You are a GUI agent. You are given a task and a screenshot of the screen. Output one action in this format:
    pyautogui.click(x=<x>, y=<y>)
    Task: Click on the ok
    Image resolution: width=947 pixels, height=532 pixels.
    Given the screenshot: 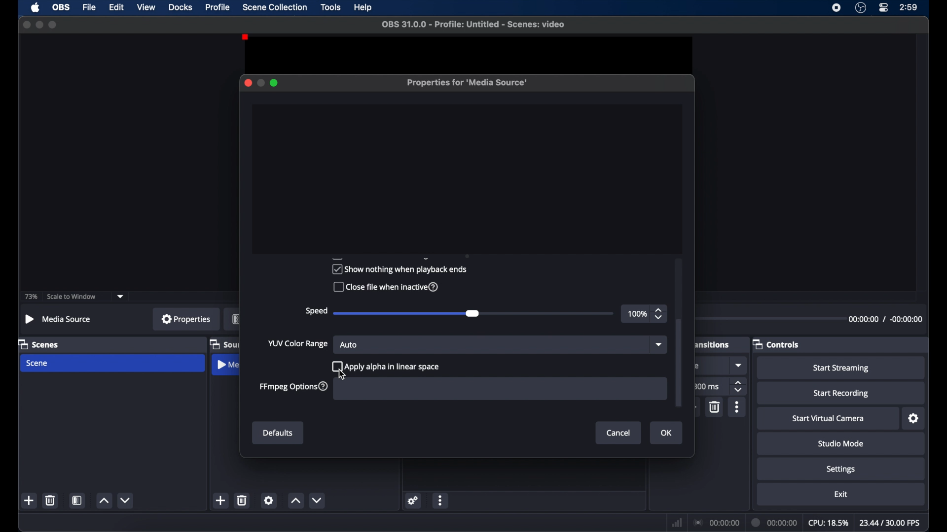 What is the action you would take?
    pyautogui.click(x=667, y=433)
    